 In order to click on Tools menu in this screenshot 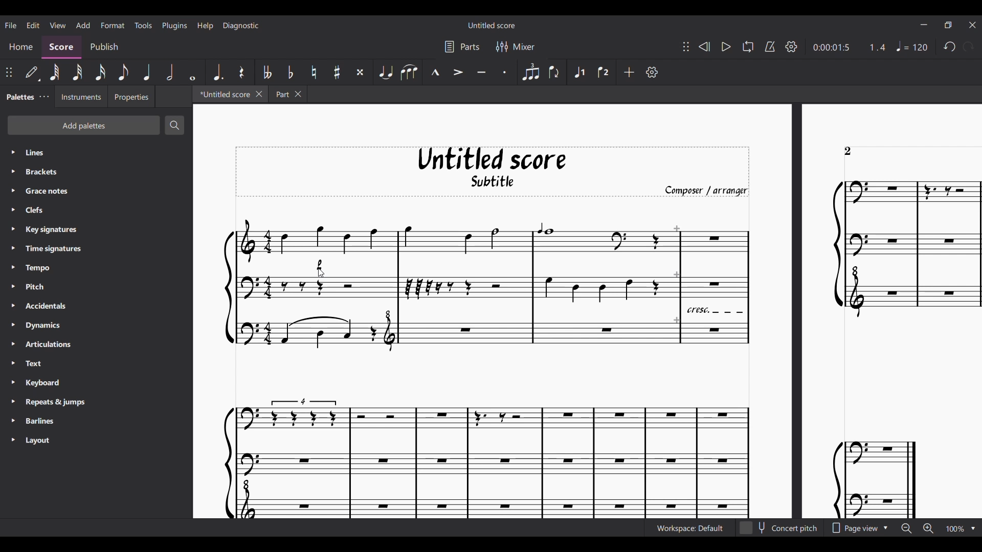, I will do `click(143, 25)`.